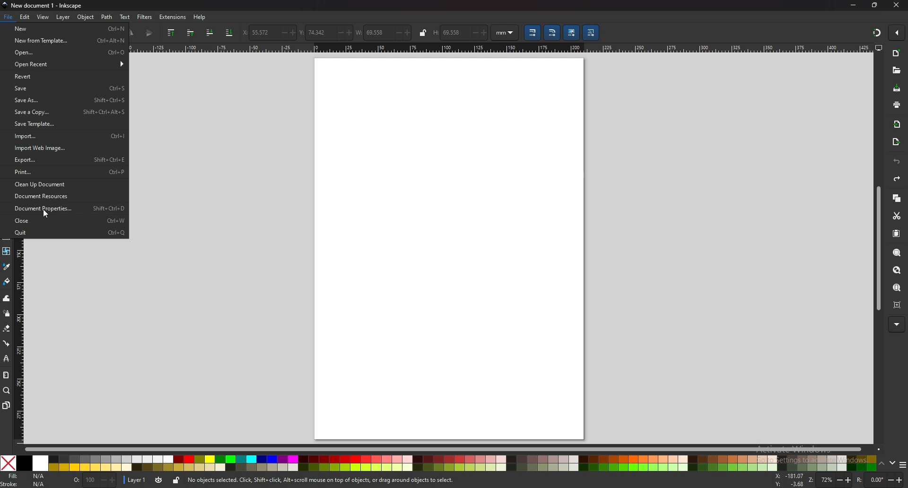 This screenshot has height=488, width=908. Describe the element at coordinates (888, 479) in the screenshot. I see `-` at that location.